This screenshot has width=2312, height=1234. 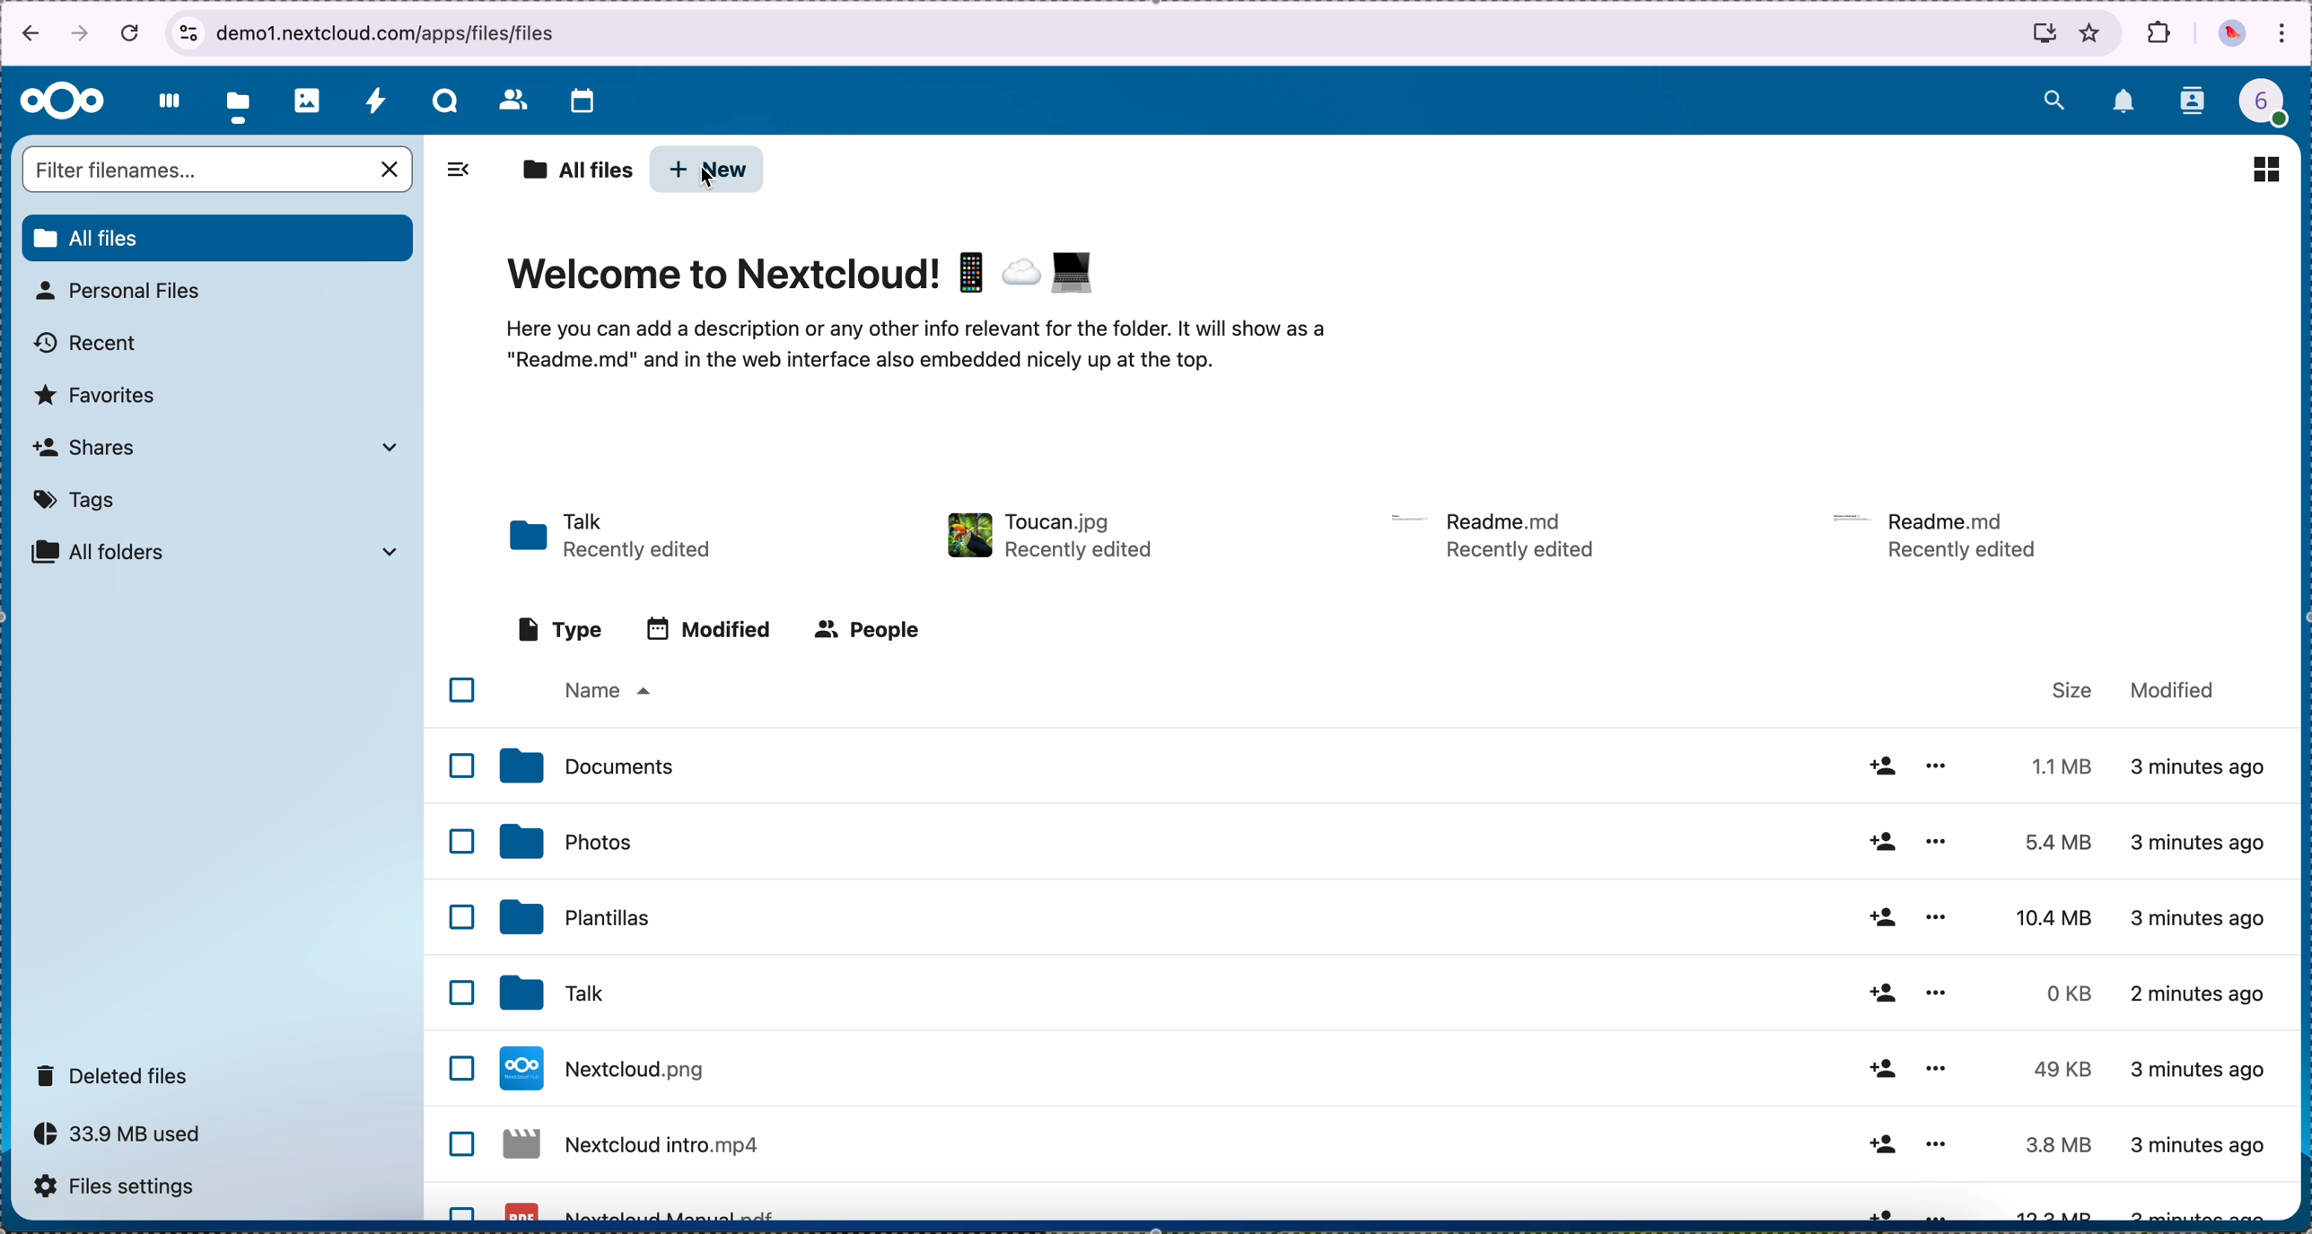 What do you see at coordinates (2265, 169) in the screenshot?
I see `view grid` at bounding box center [2265, 169].